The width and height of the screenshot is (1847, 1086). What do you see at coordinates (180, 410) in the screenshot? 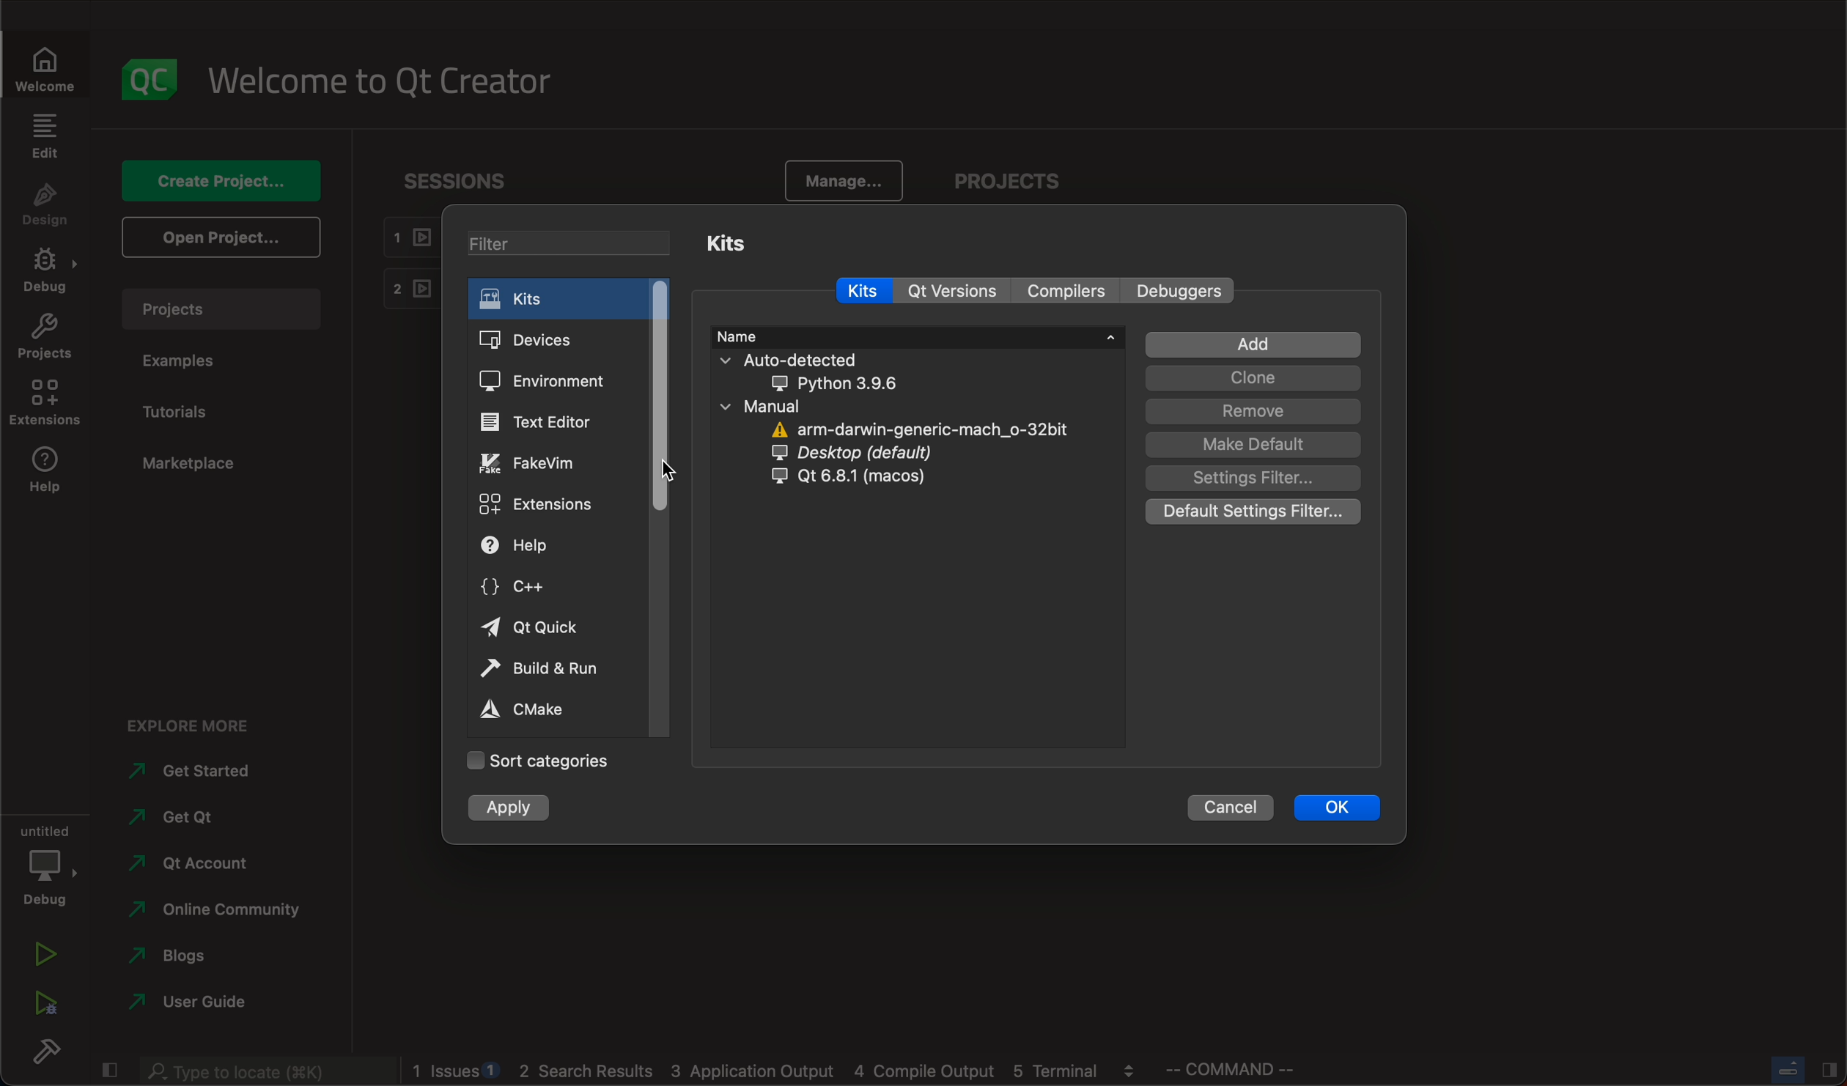
I see `tutorials` at bounding box center [180, 410].